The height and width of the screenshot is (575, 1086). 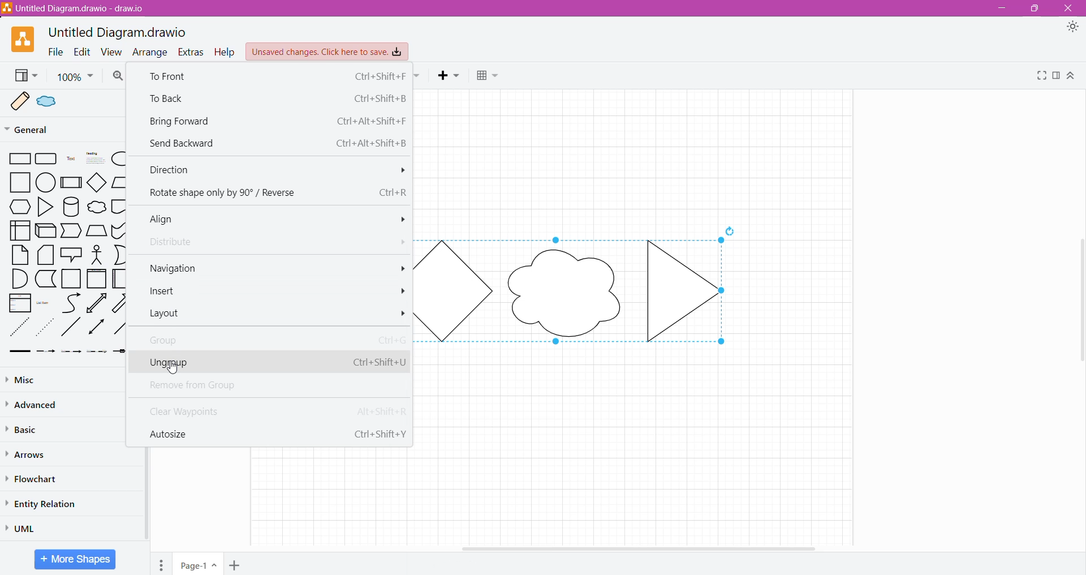 I want to click on Vertical Scroll Bar, so click(x=1079, y=298).